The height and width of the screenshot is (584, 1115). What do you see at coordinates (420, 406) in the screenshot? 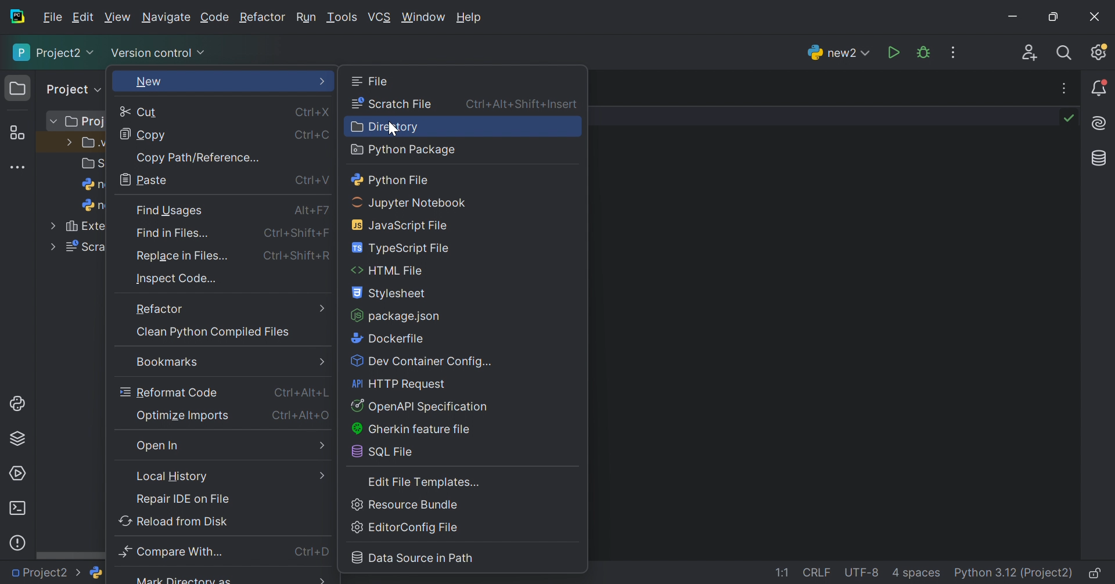
I see `` at bounding box center [420, 406].